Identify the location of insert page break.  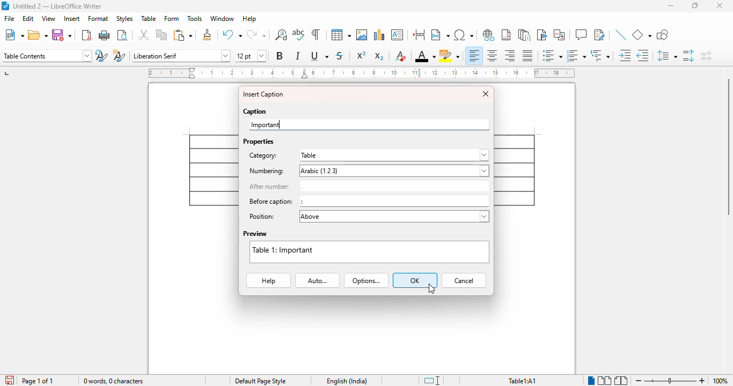
(419, 34).